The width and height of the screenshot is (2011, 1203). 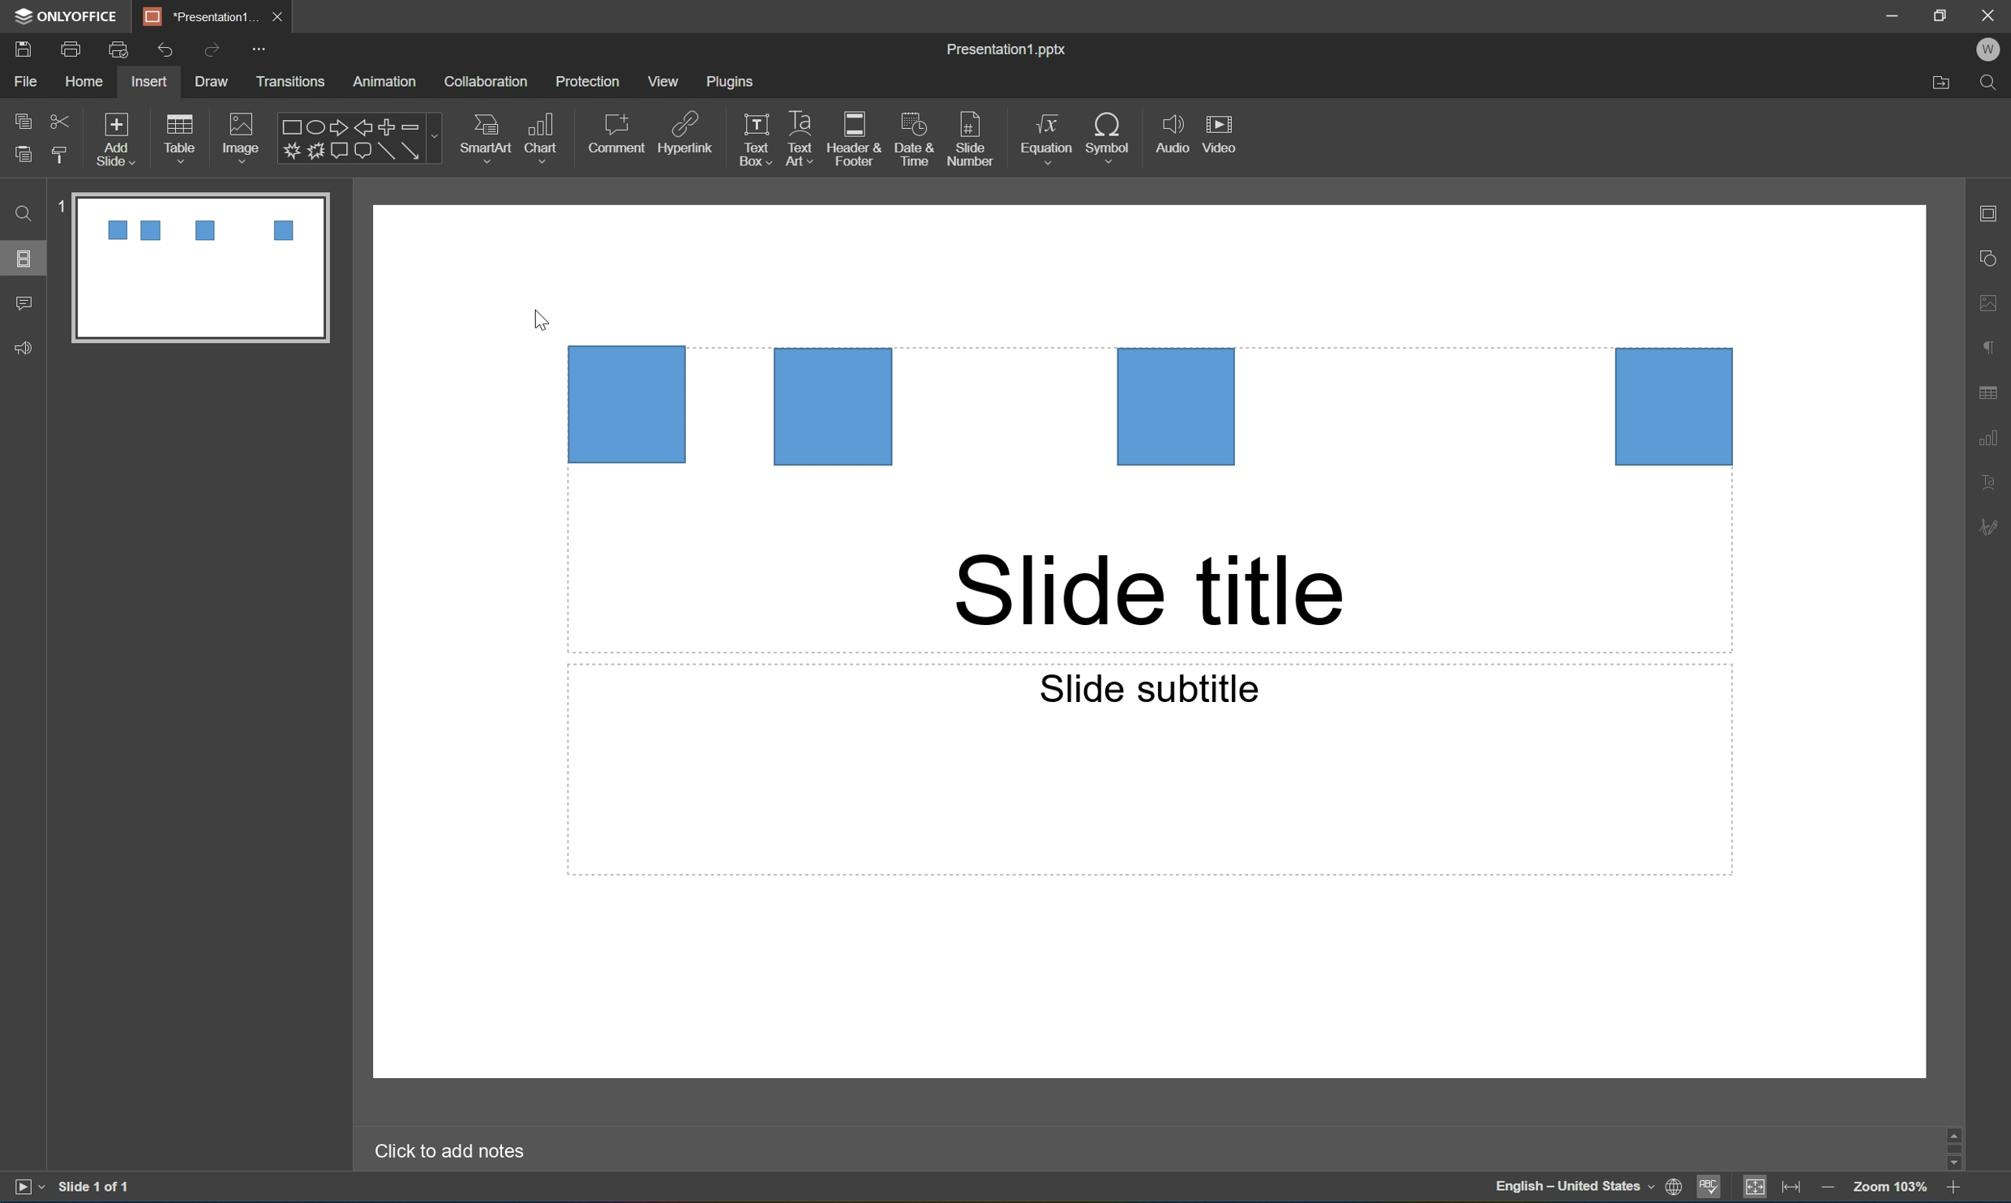 What do you see at coordinates (1829, 1190) in the screenshot?
I see `zoom out` at bounding box center [1829, 1190].